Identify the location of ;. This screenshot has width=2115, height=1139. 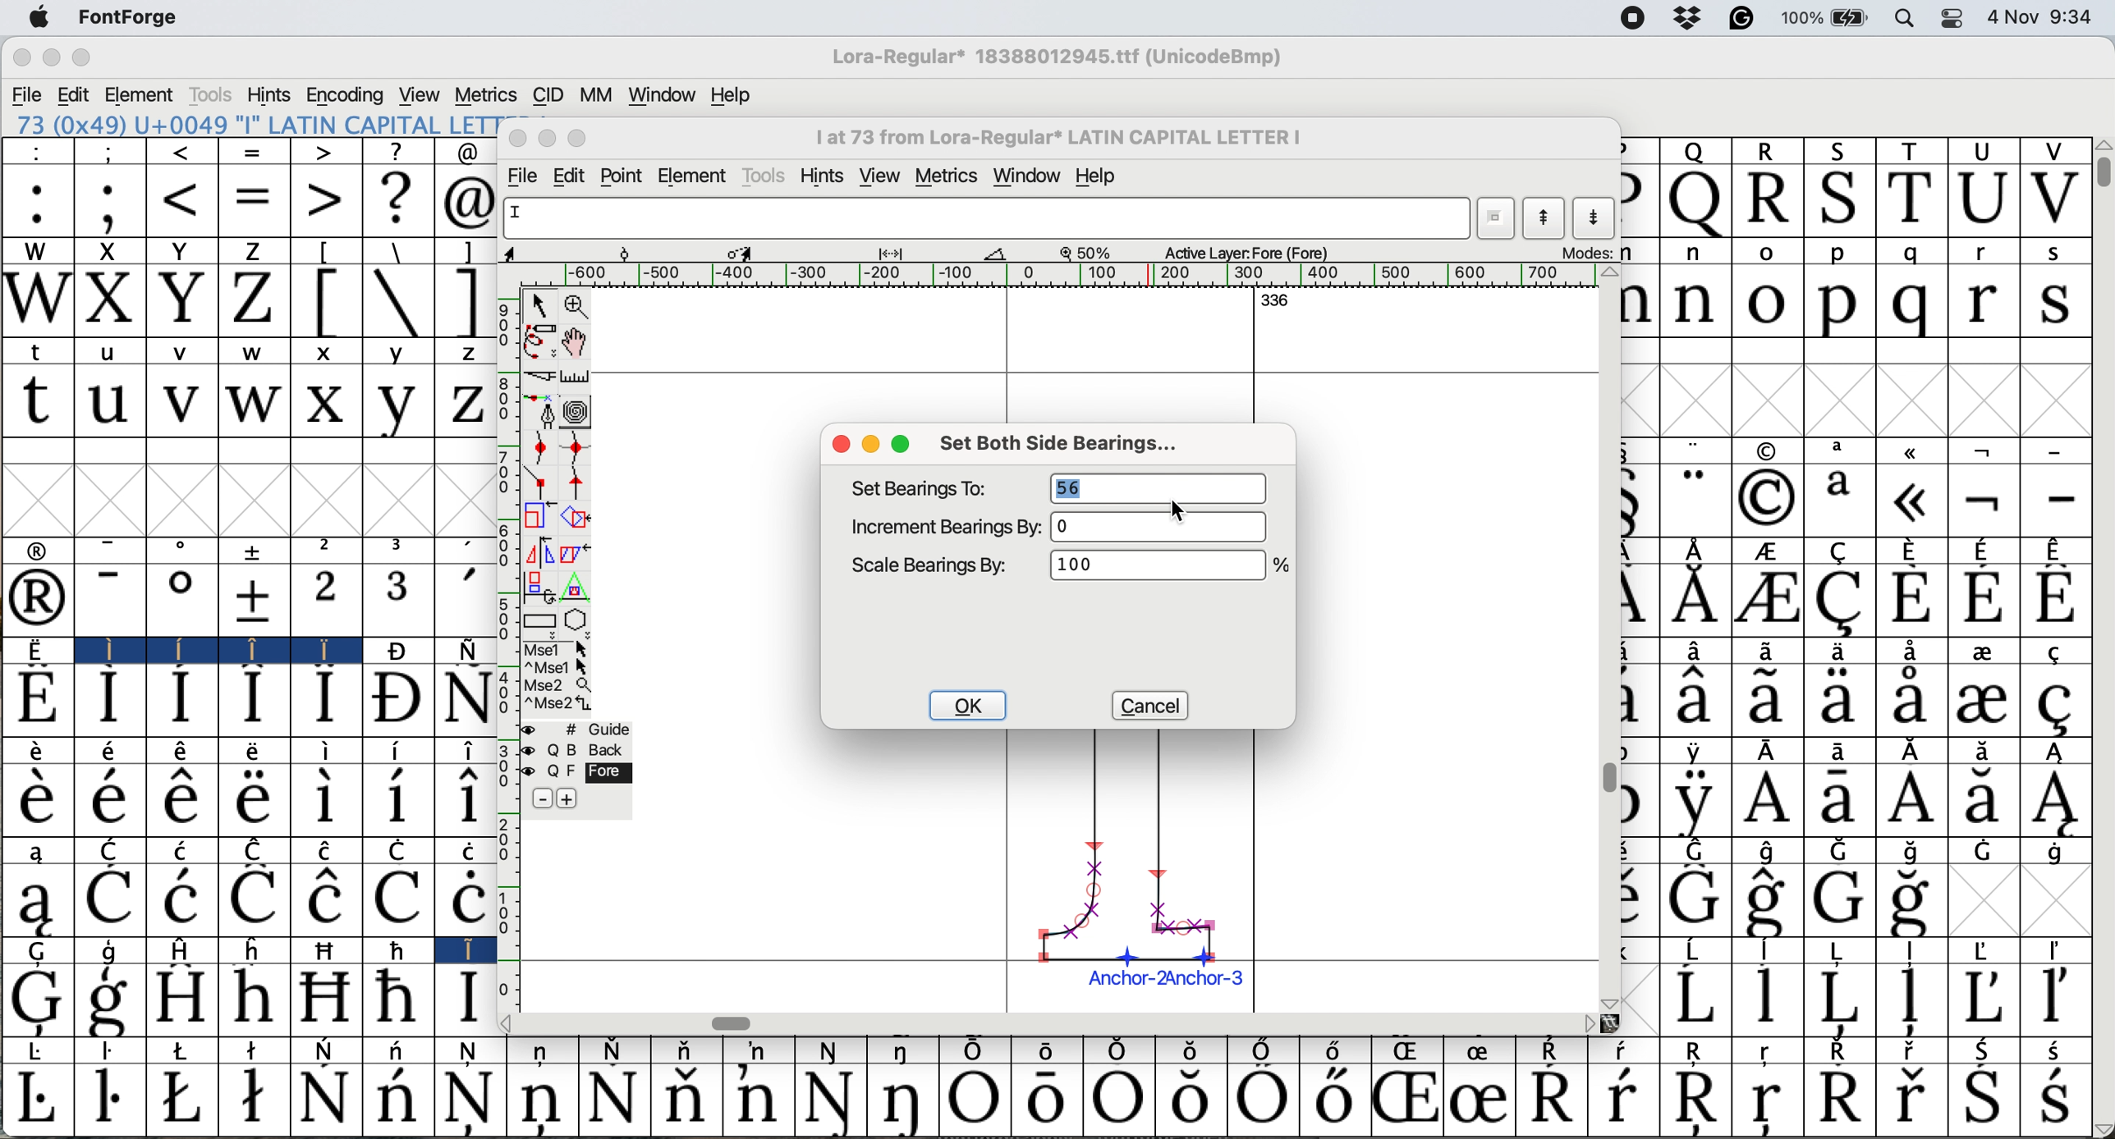
(112, 151).